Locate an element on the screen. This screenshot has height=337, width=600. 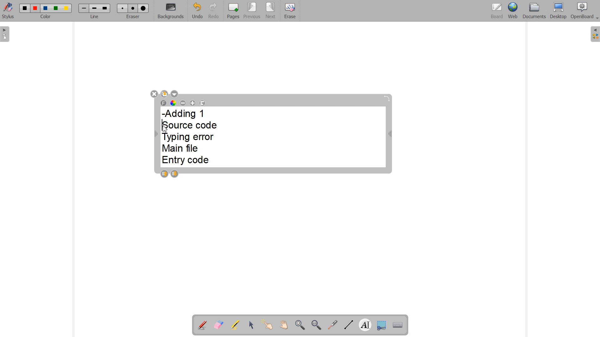
Virtual laser pointer is located at coordinates (333, 325).